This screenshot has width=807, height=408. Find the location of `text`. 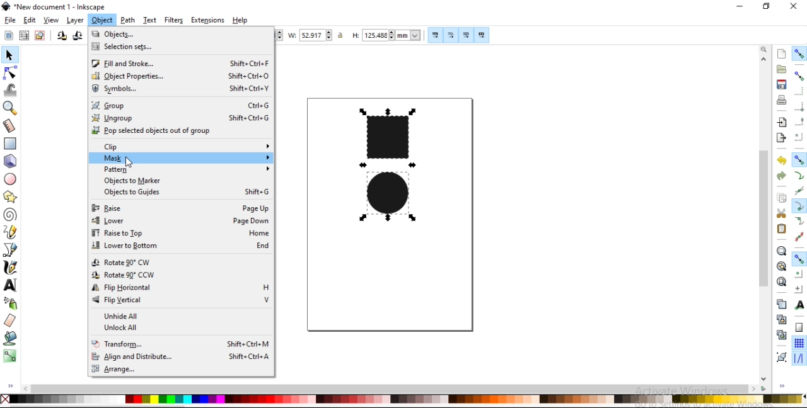

text is located at coordinates (151, 20).